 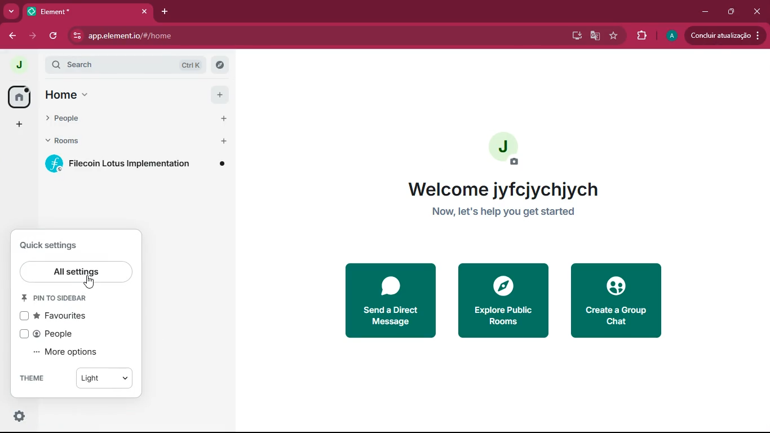 I want to click on google translate, so click(x=594, y=37).